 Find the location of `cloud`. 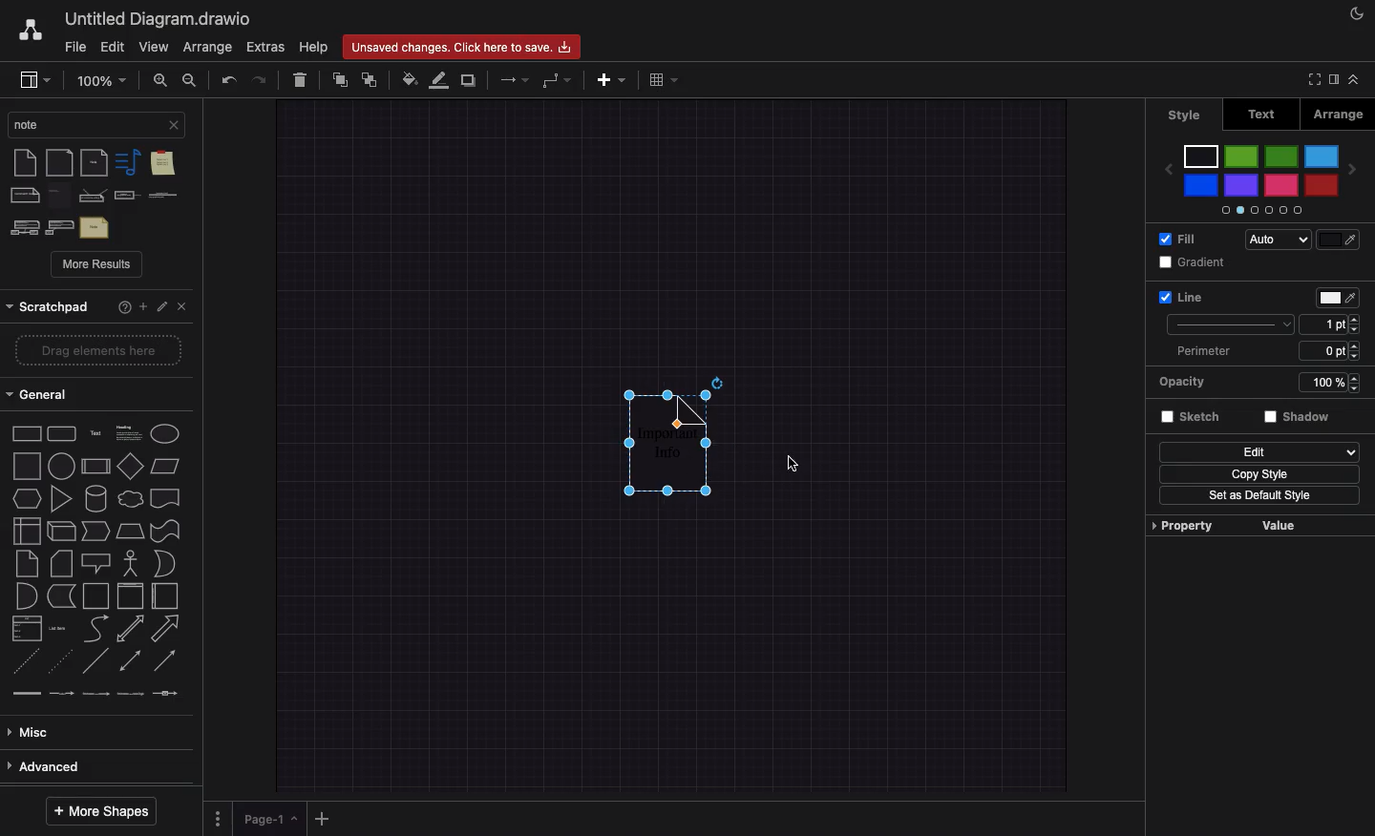

cloud is located at coordinates (132, 500).